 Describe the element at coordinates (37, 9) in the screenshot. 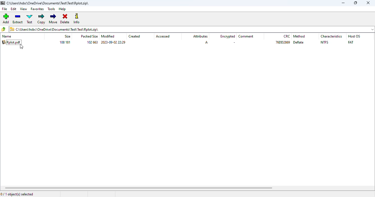

I see `favorites` at that location.